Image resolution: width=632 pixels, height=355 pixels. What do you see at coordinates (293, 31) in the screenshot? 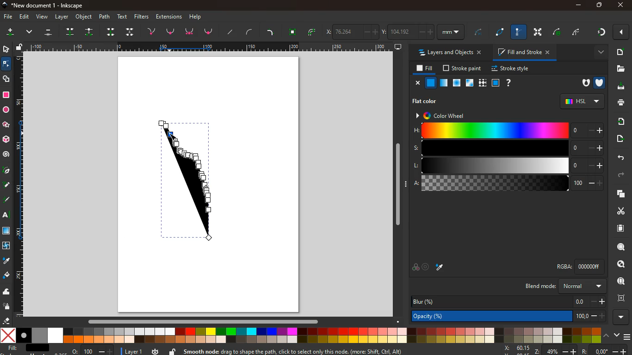
I see `waure` at bounding box center [293, 31].